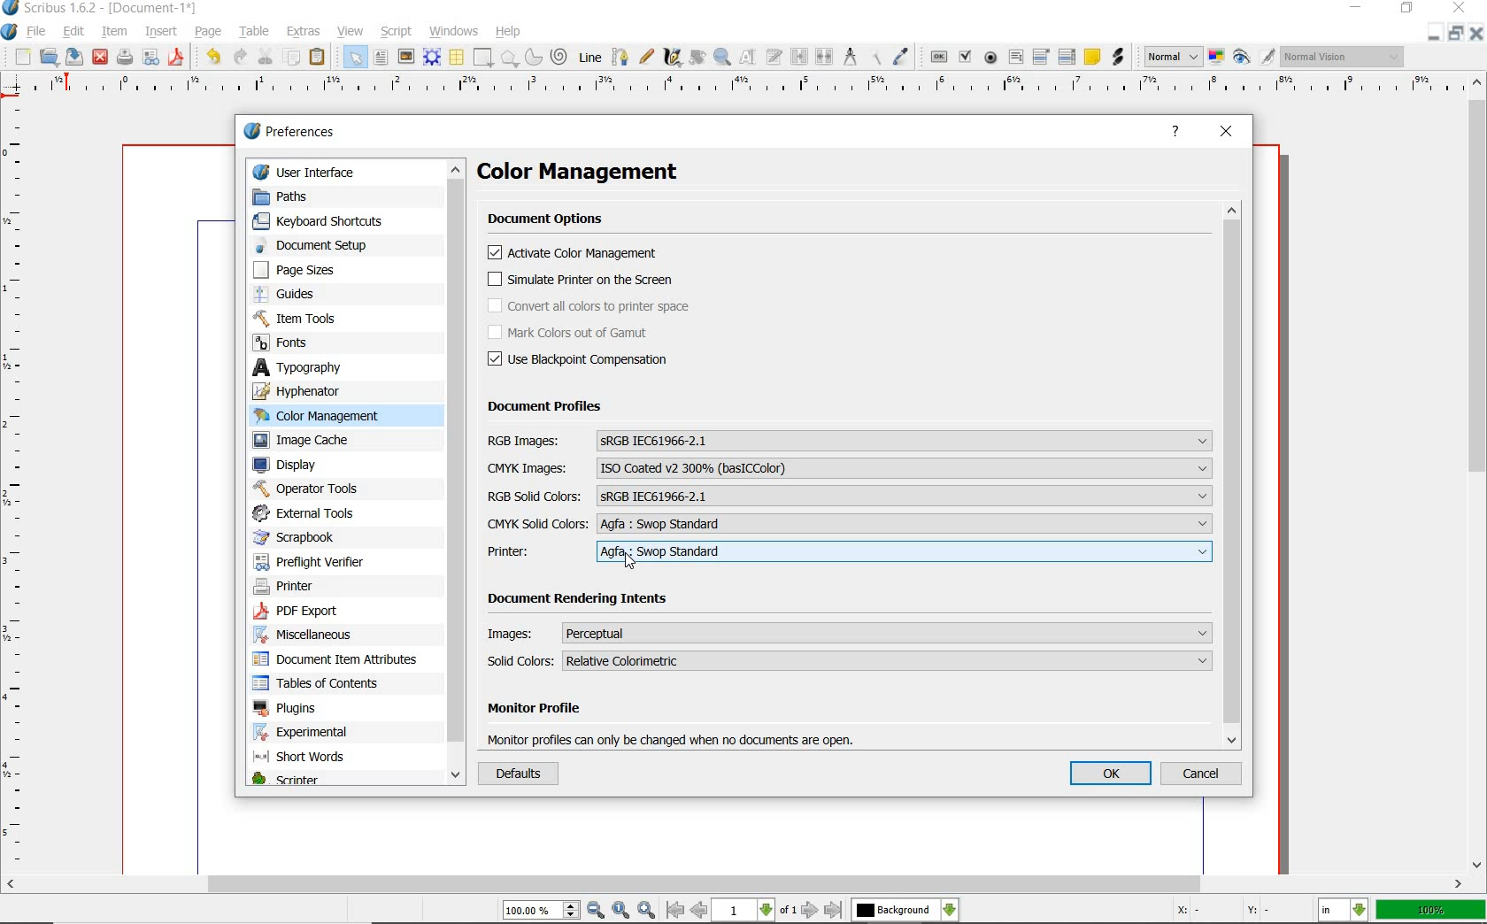 The height and width of the screenshot is (924, 1487). Describe the element at coordinates (351, 30) in the screenshot. I see `view` at that location.